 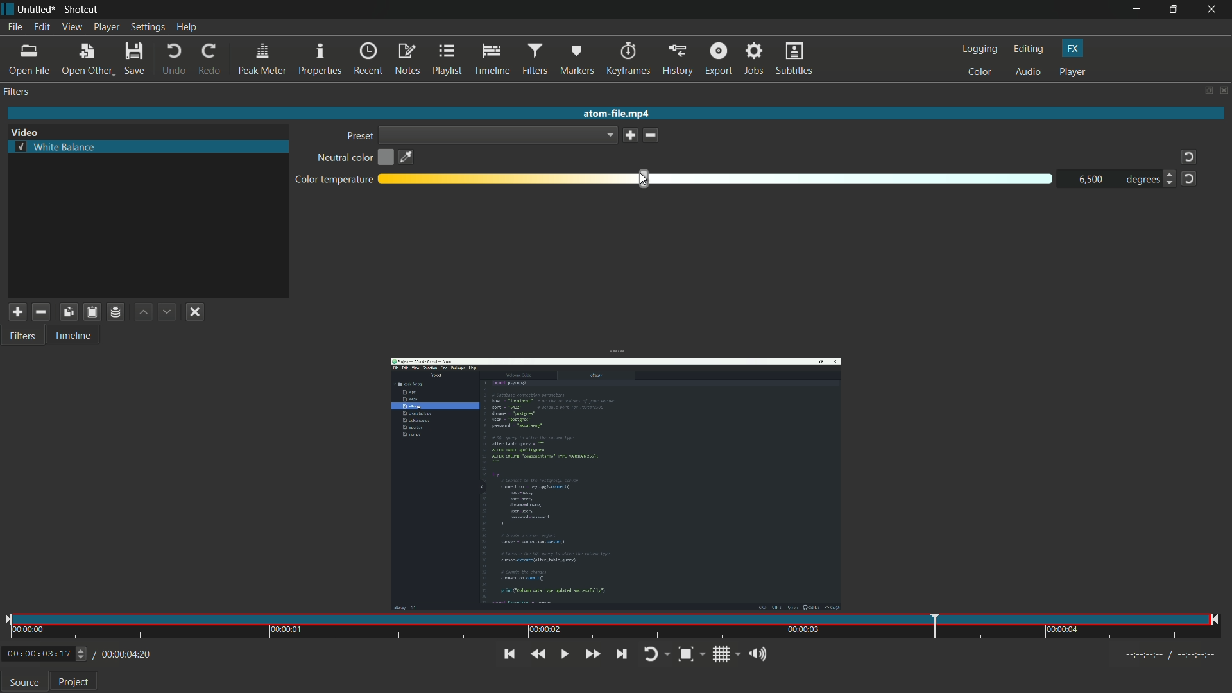 I want to click on quickly play forward, so click(x=592, y=654).